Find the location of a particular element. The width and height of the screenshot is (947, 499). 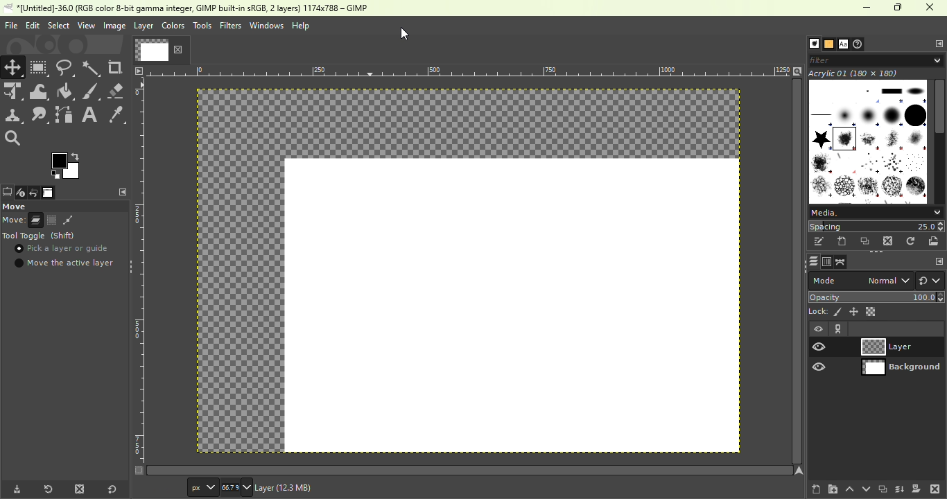

Smudge tool is located at coordinates (42, 115).